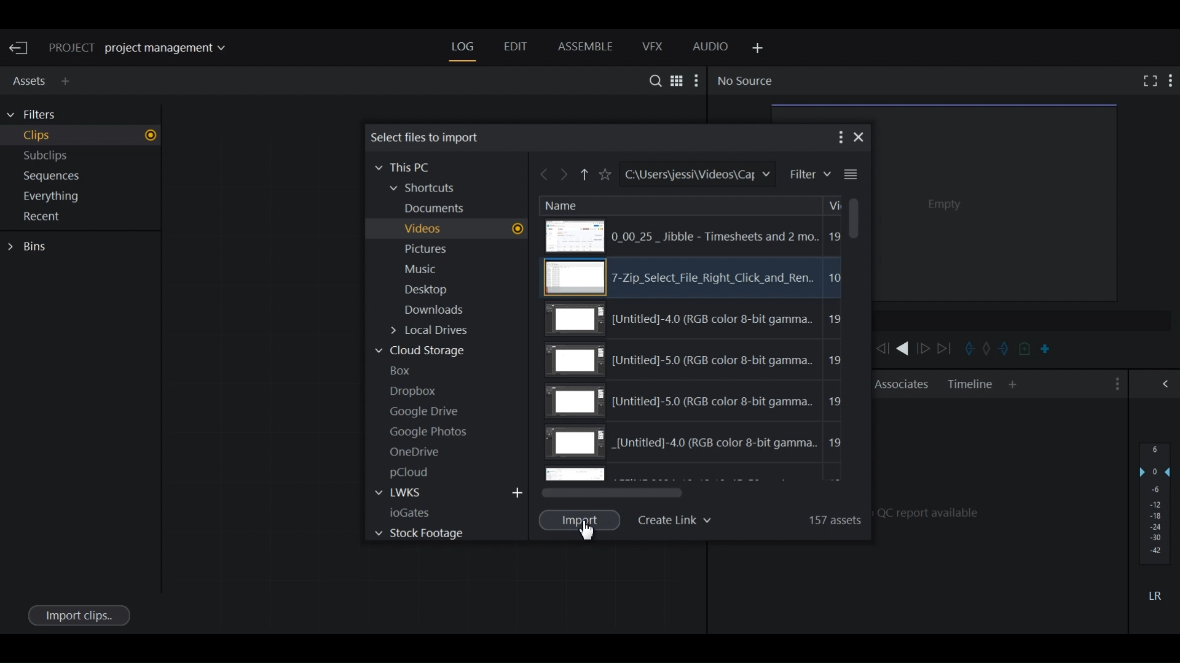 This screenshot has width=1180, height=663. I want to click on Import clips, so click(78, 615).